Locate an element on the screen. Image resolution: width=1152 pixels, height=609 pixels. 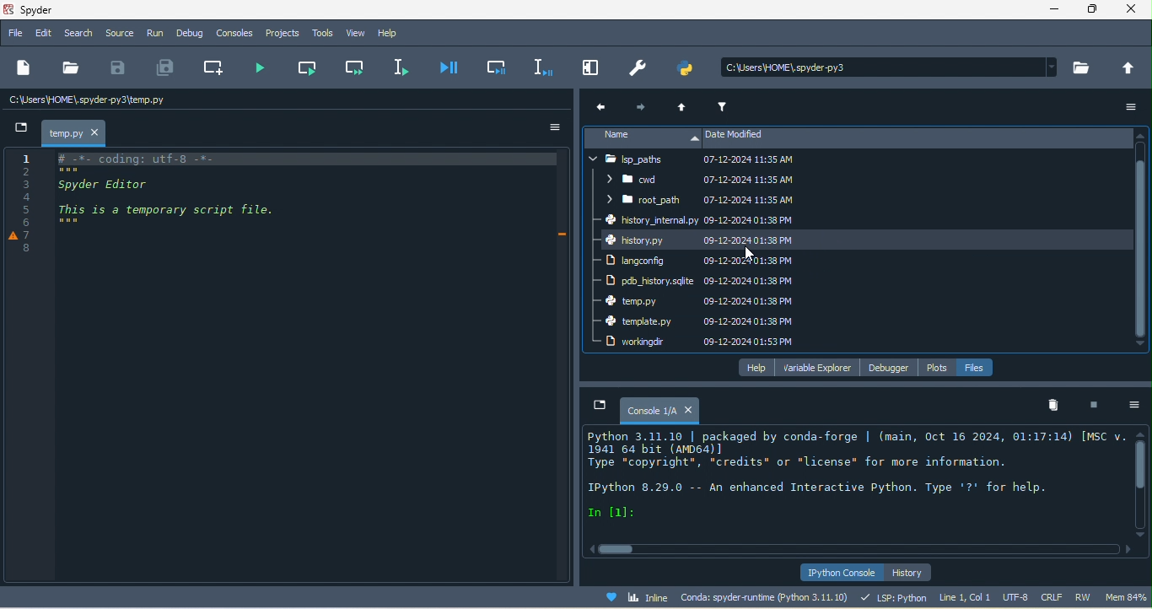
open is located at coordinates (76, 68).